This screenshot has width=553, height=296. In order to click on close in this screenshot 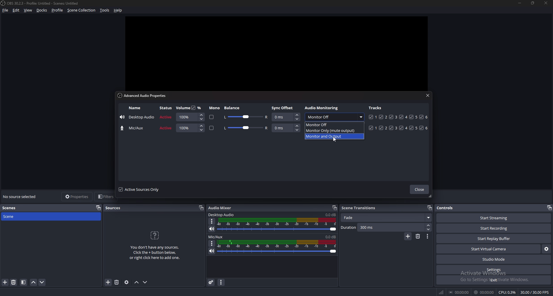, I will do `click(419, 189)`.